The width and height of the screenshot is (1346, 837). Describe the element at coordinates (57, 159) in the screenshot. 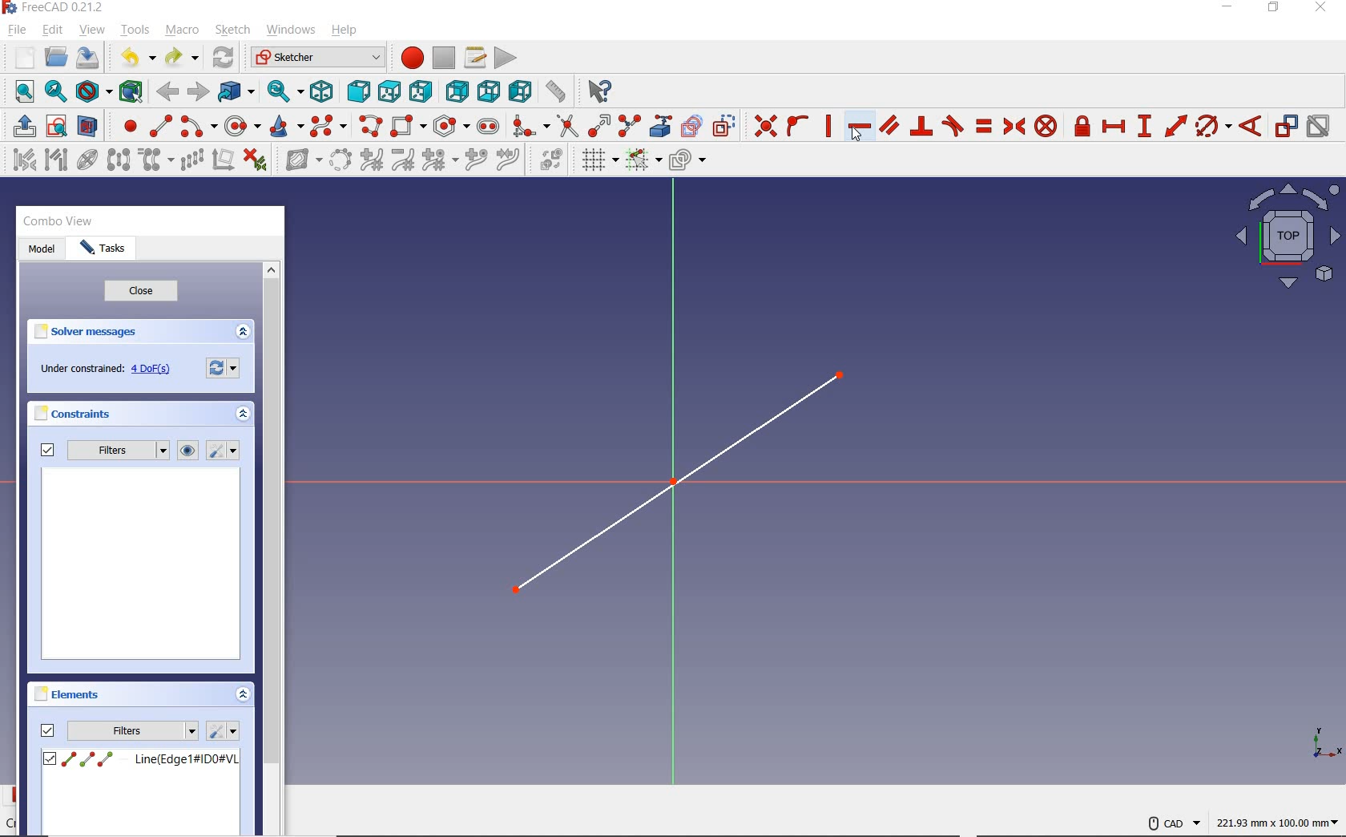

I see `SELECT ASSOCIATED GEOMETRY` at that location.